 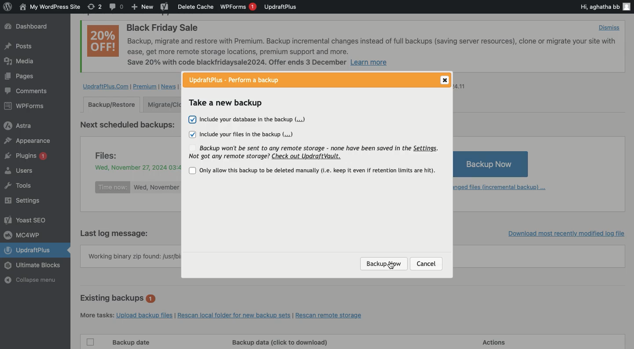 What do you see at coordinates (119, 299) in the screenshot?
I see `Existing backups 1` at bounding box center [119, 299].